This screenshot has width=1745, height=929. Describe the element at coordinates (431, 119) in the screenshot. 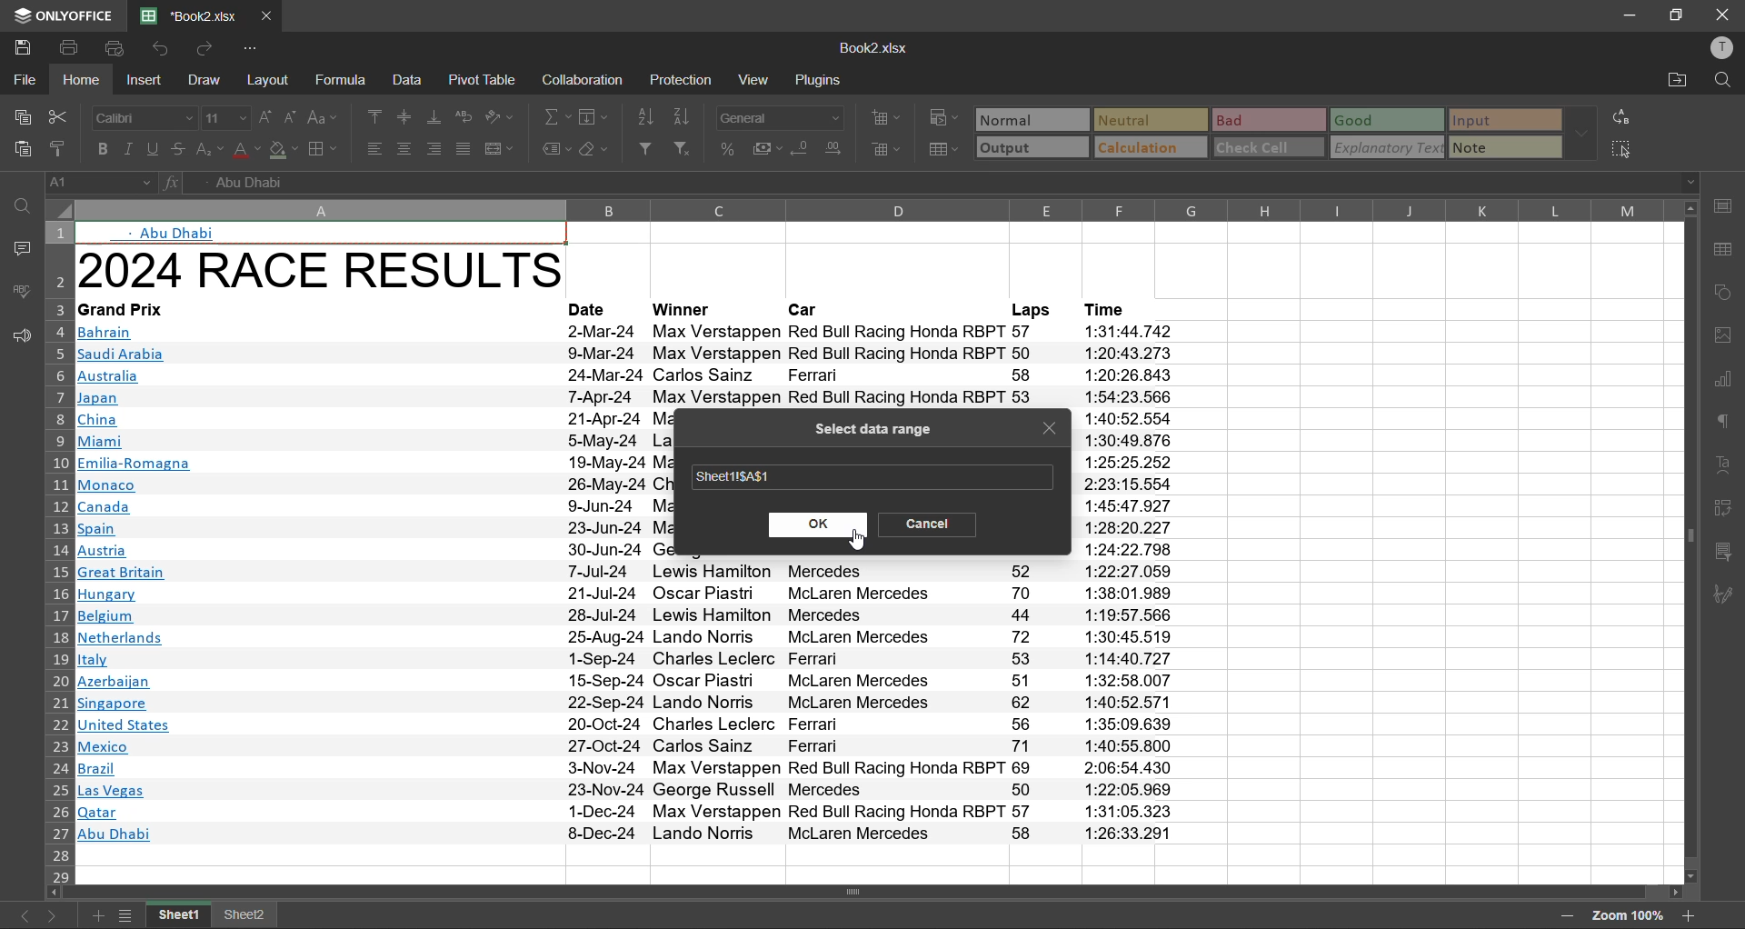

I see `align bottom` at that location.